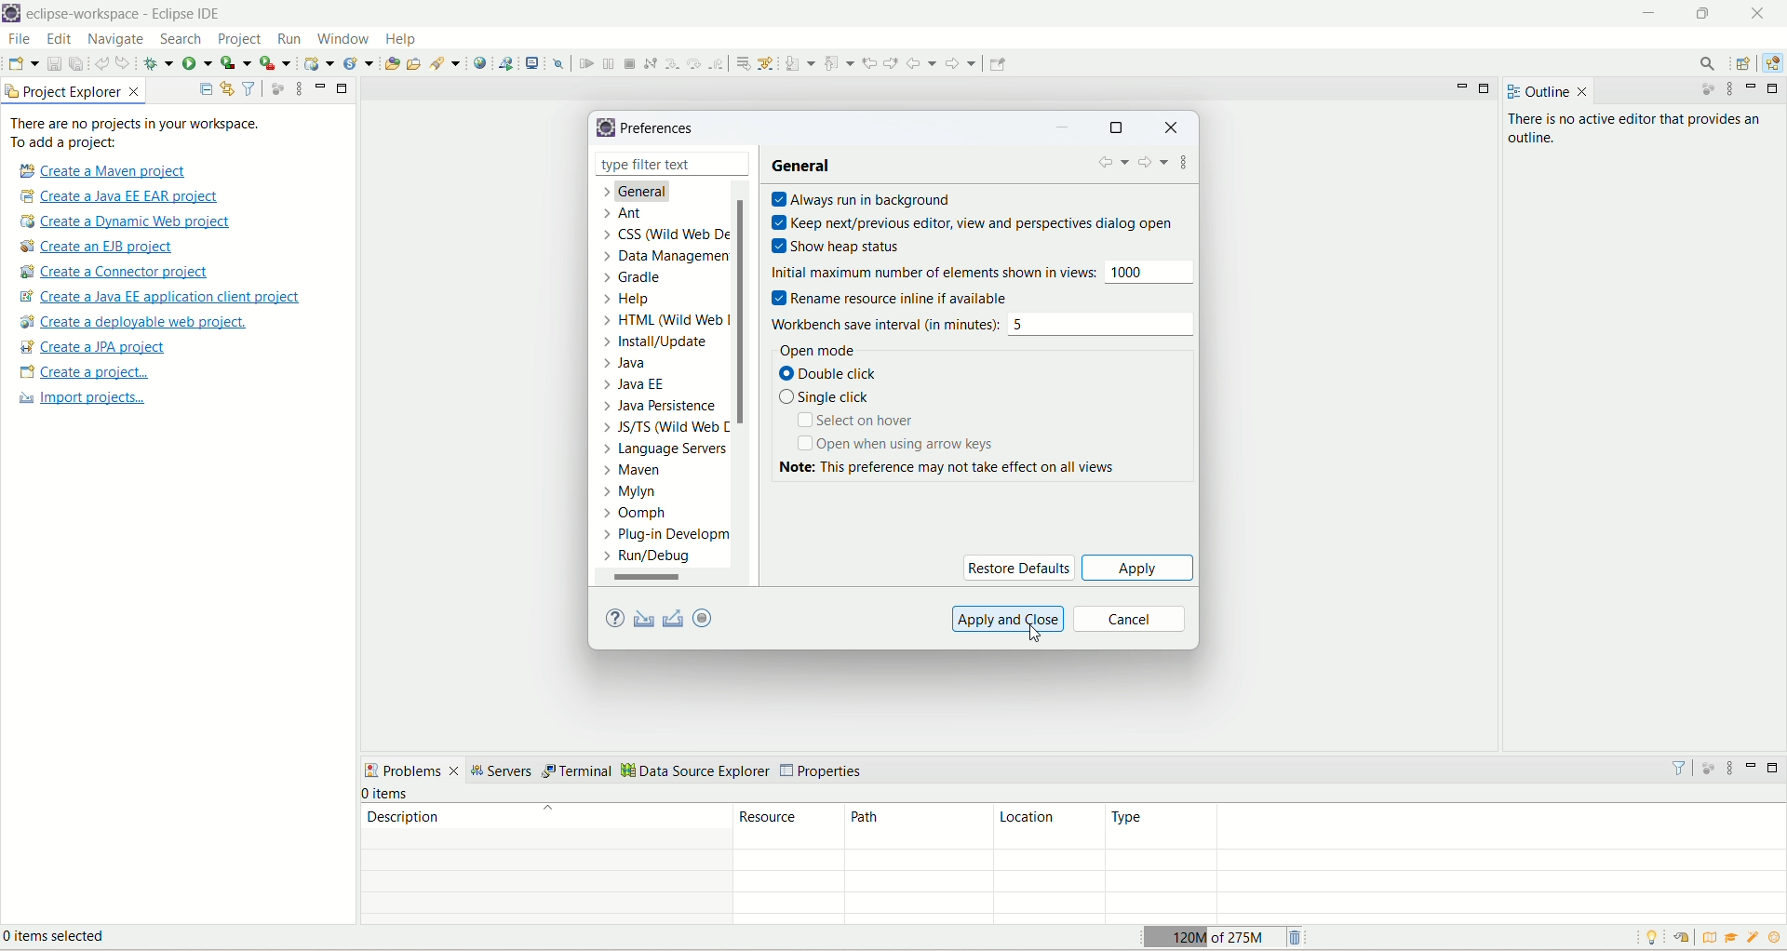  I want to click on step over, so click(692, 63).